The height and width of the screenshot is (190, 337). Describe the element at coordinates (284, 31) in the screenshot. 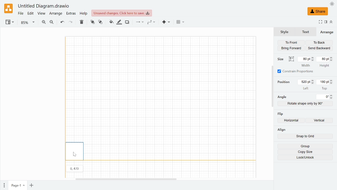

I see `Style` at that location.